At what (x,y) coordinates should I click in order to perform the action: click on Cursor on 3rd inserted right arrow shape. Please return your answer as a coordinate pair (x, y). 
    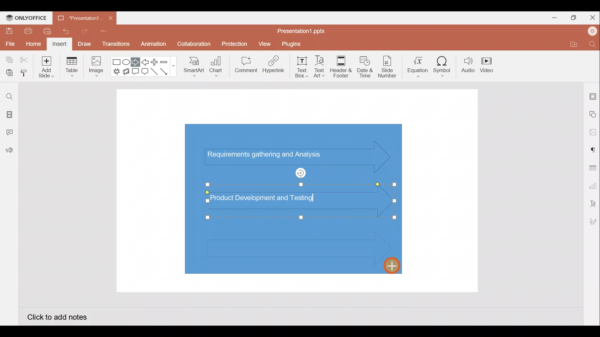
    Looking at the image, I should click on (388, 264).